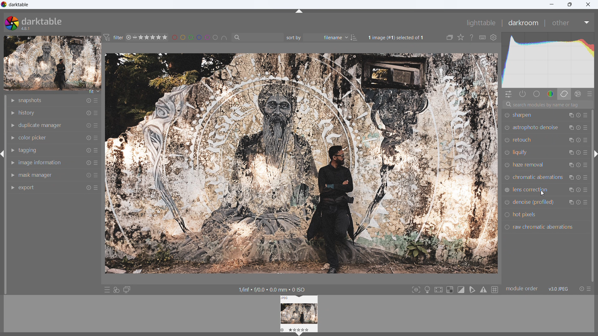  What do you see at coordinates (88, 100) in the screenshot?
I see `reset` at bounding box center [88, 100].